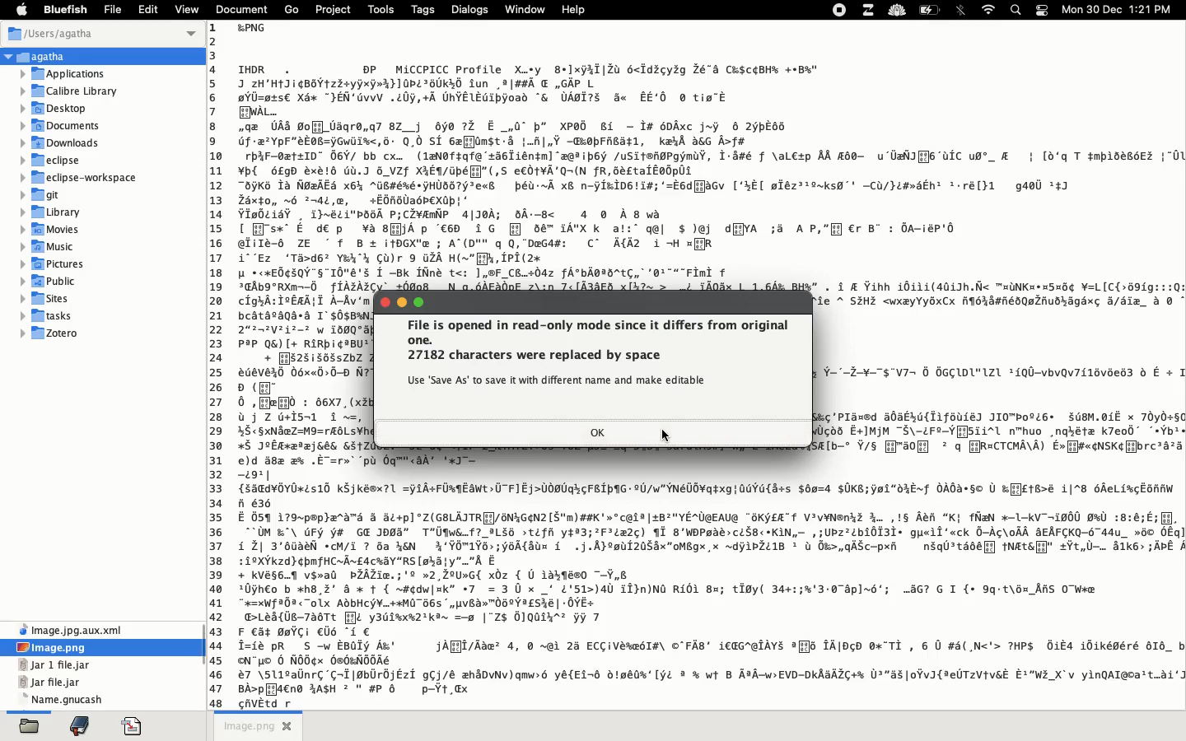  Describe the element at coordinates (384, 9) in the screenshot. I see `tools` at that location.